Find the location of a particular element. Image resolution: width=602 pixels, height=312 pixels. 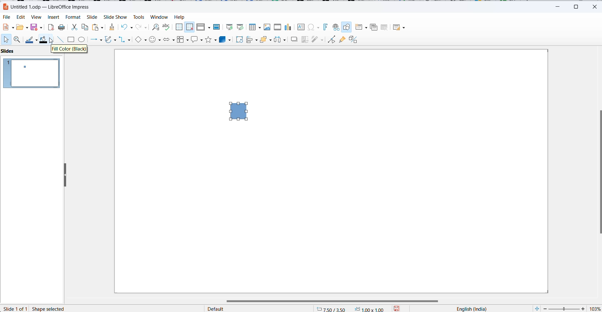

Window is located at coordinates (159, 17).